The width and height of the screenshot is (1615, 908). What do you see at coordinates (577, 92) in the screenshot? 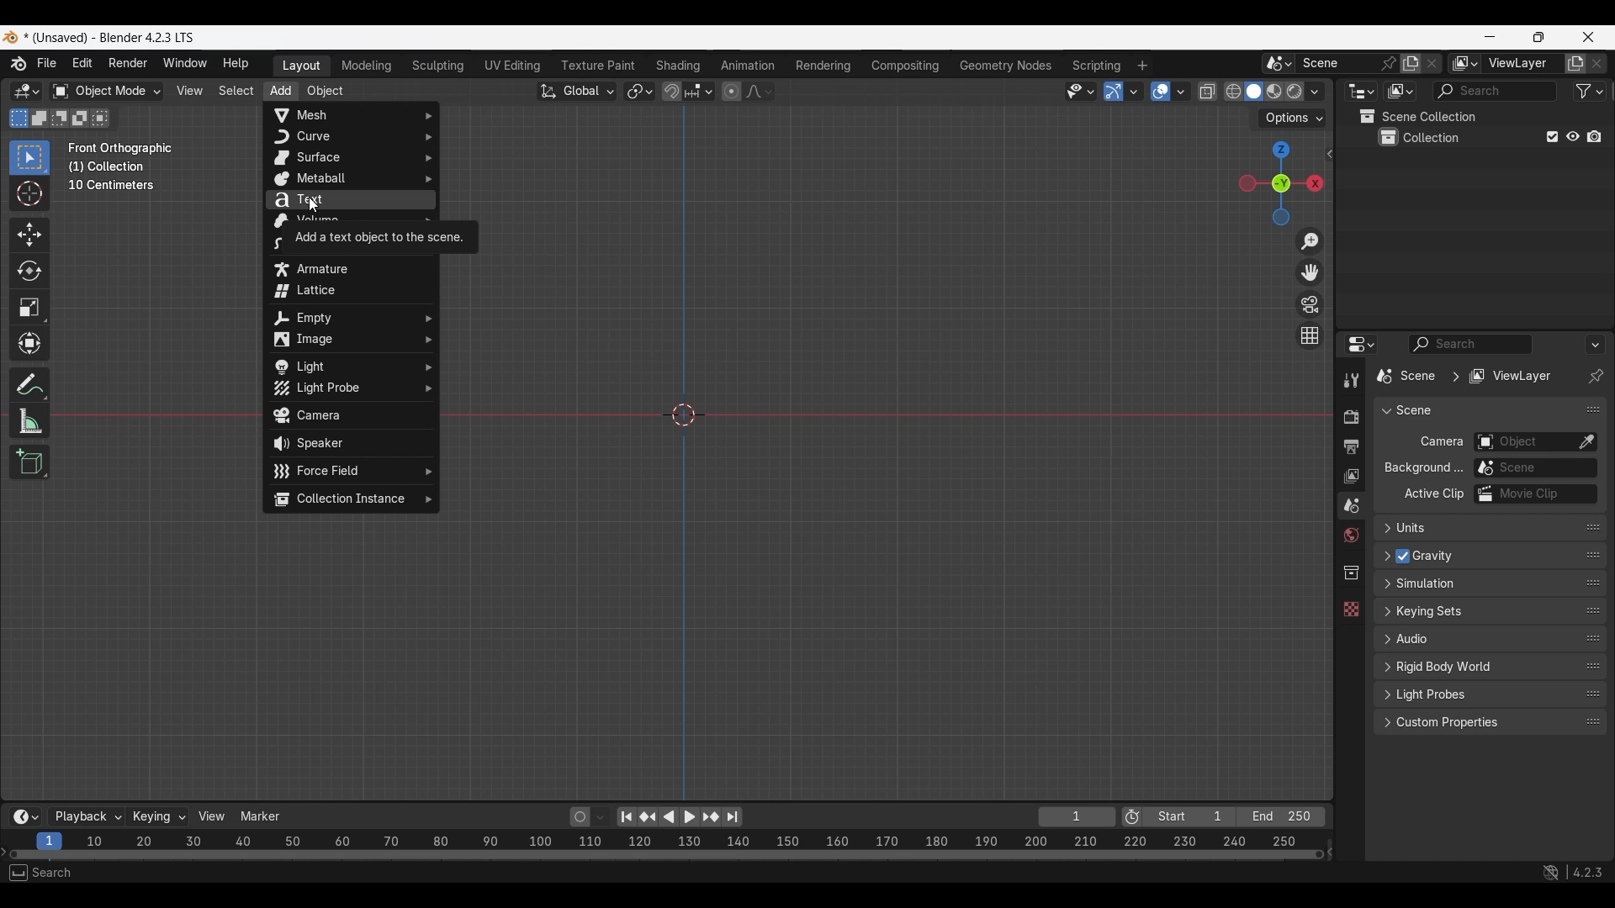
I see `Transformation orientation, global` at bounding box center [577, 92].